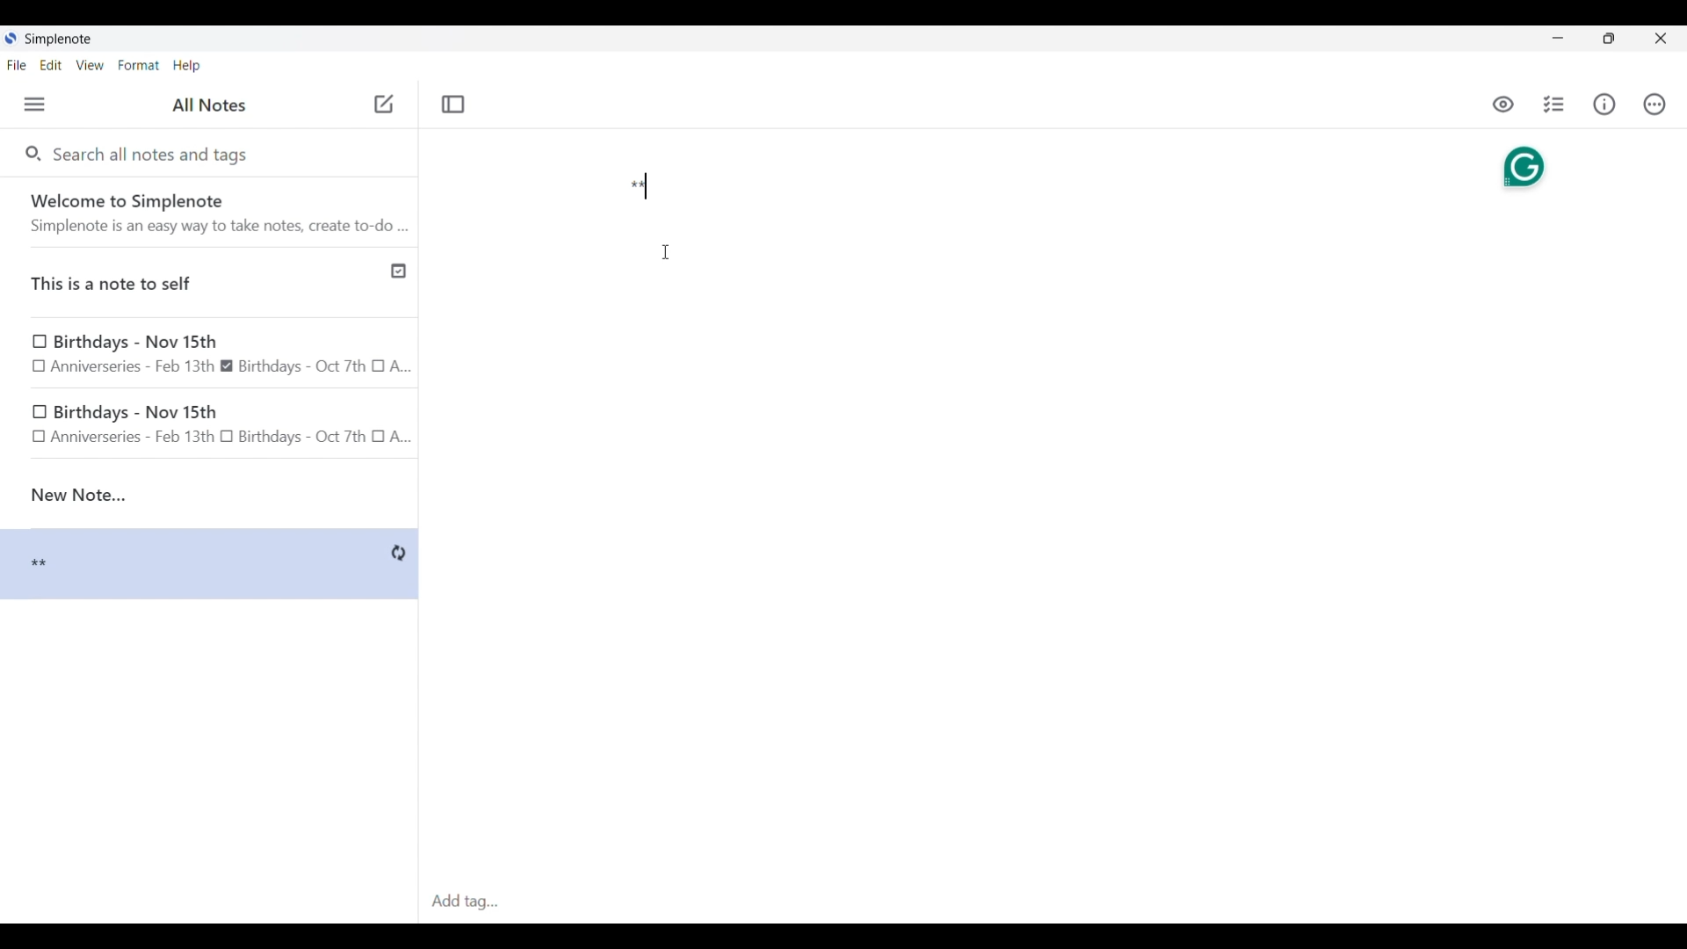 The image size is (1687, 949). What do you see at coordinates (1661, 38) in the screenshot?
I see `Close interface` at bounding box center [1661, 38].